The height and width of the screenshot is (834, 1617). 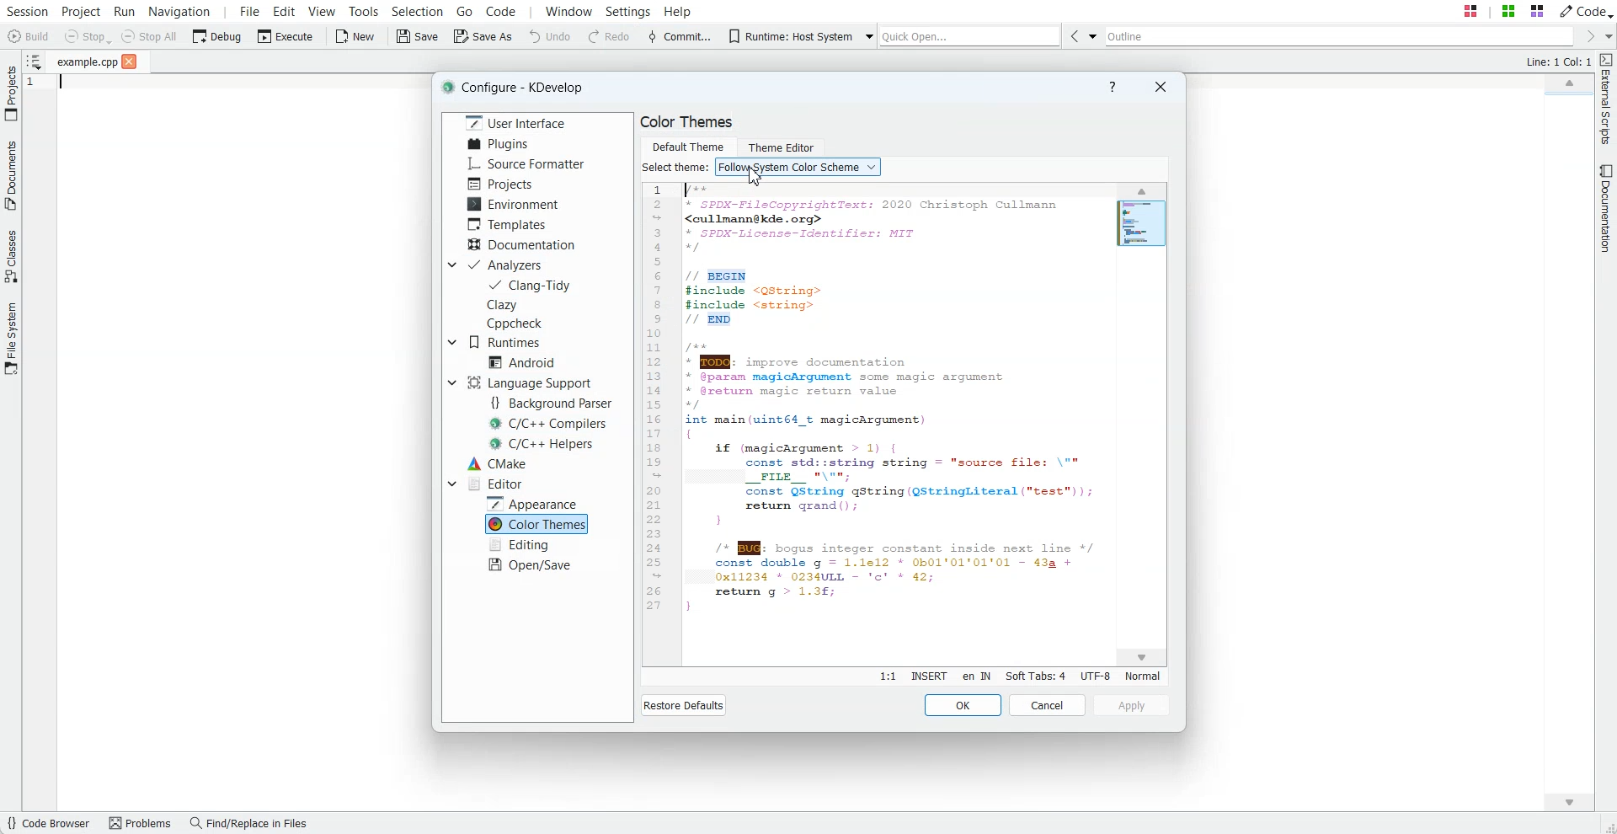 What do you see at coordinates (497, 463) in the screenshot?
I see `CMake` at bounding box center [497, 463].